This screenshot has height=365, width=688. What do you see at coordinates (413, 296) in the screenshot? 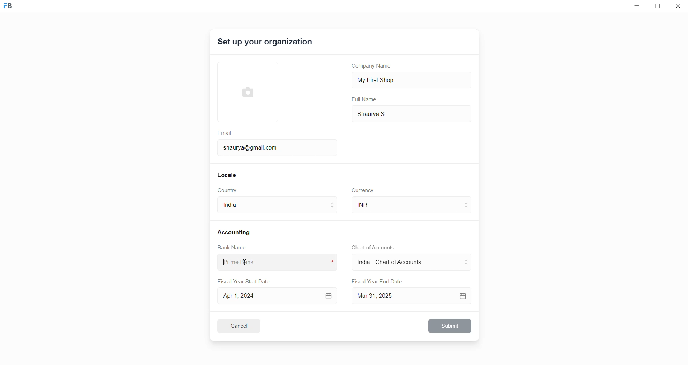
I see `Mar 31, 2025` at bounding box center [413, 296].